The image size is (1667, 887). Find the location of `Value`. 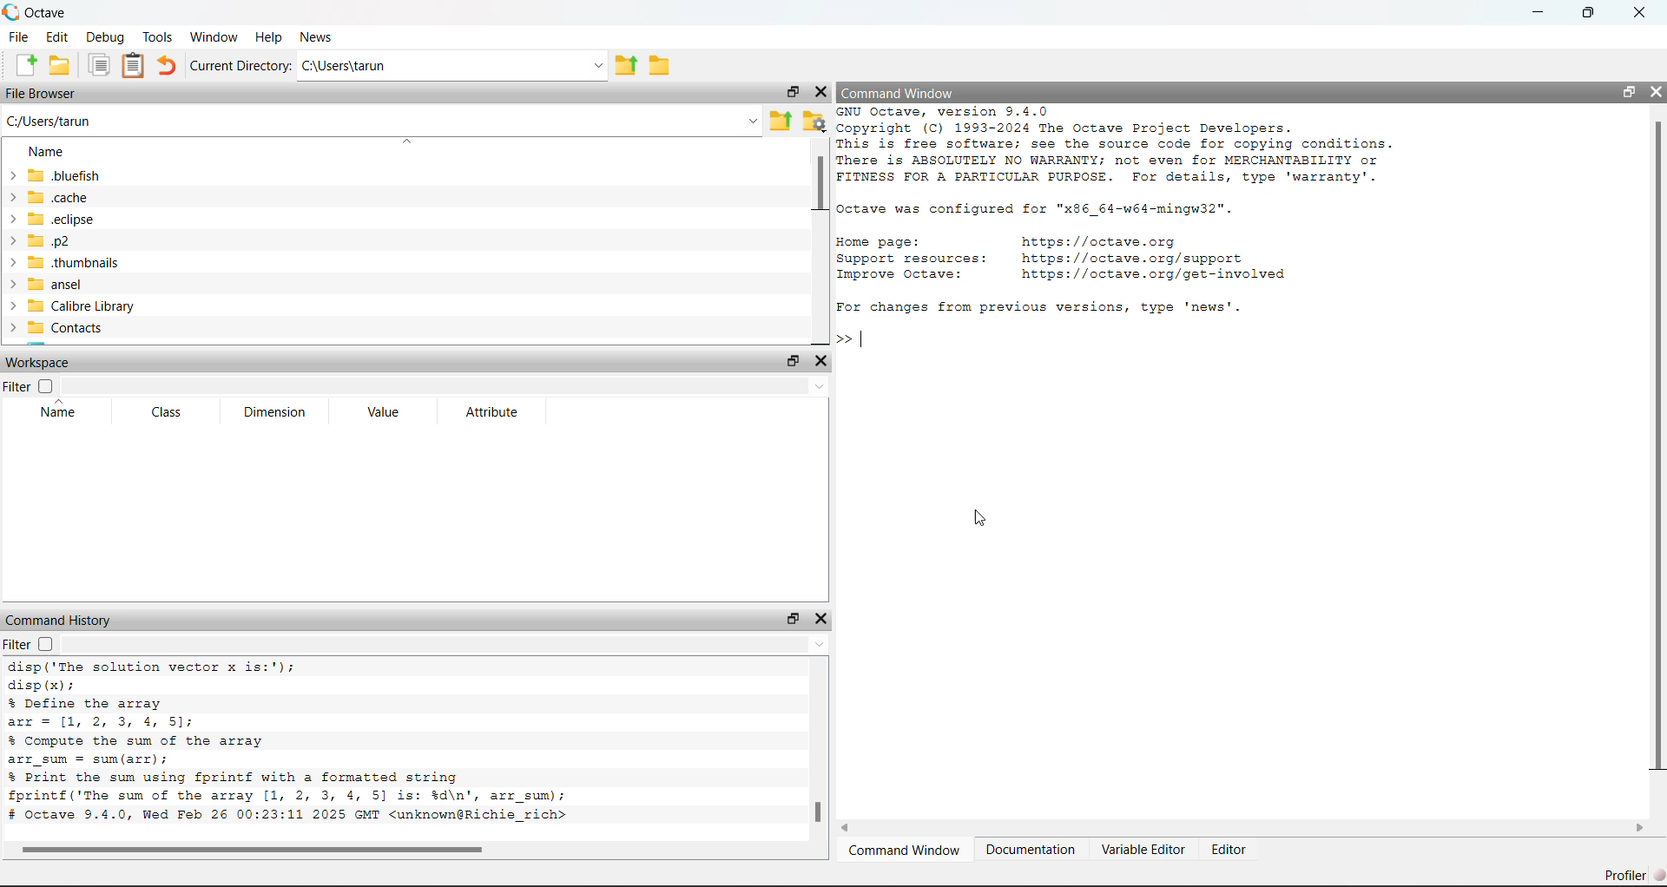

Value is located at coordinates (388, 411).